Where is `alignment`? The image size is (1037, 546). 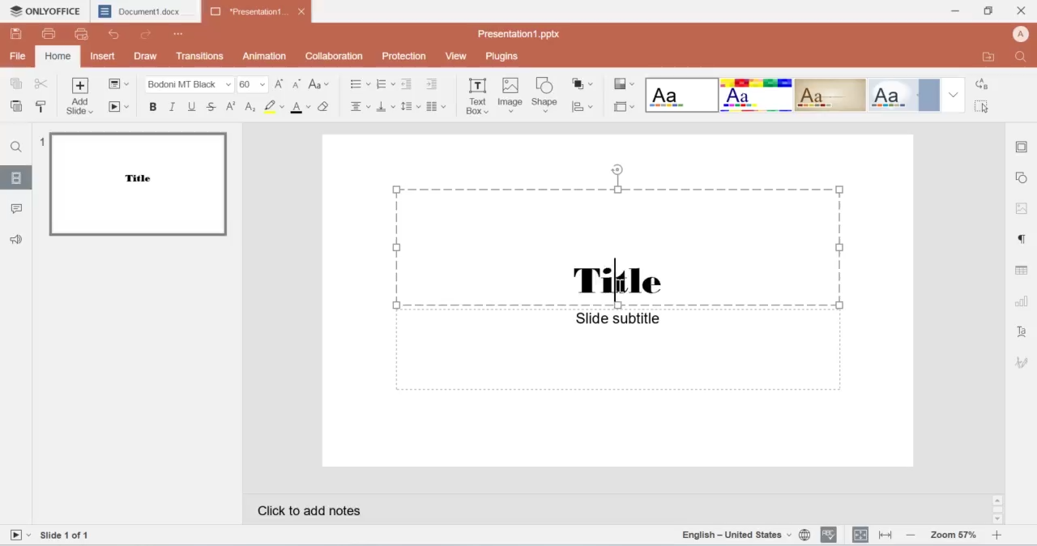
alignment is located at coordinates (359, 107).